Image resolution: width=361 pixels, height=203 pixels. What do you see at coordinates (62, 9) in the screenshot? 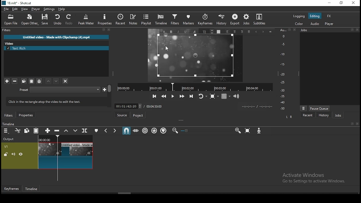
I see `help` at bounding box center [62, 9].